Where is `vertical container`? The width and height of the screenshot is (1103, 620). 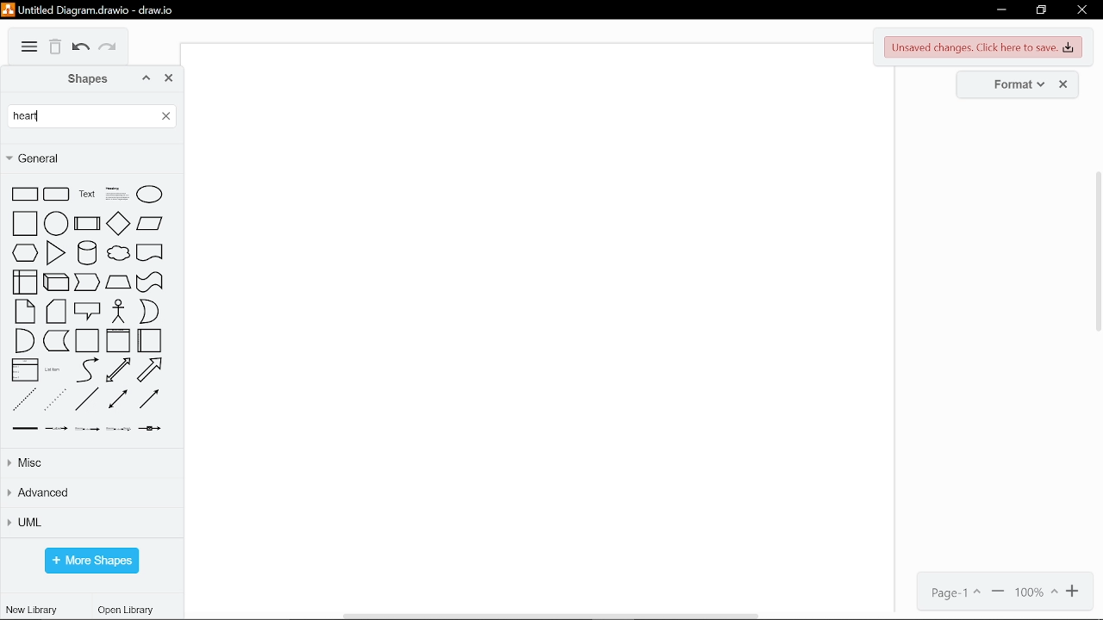 vertical container is located at coordinates (117, 342).